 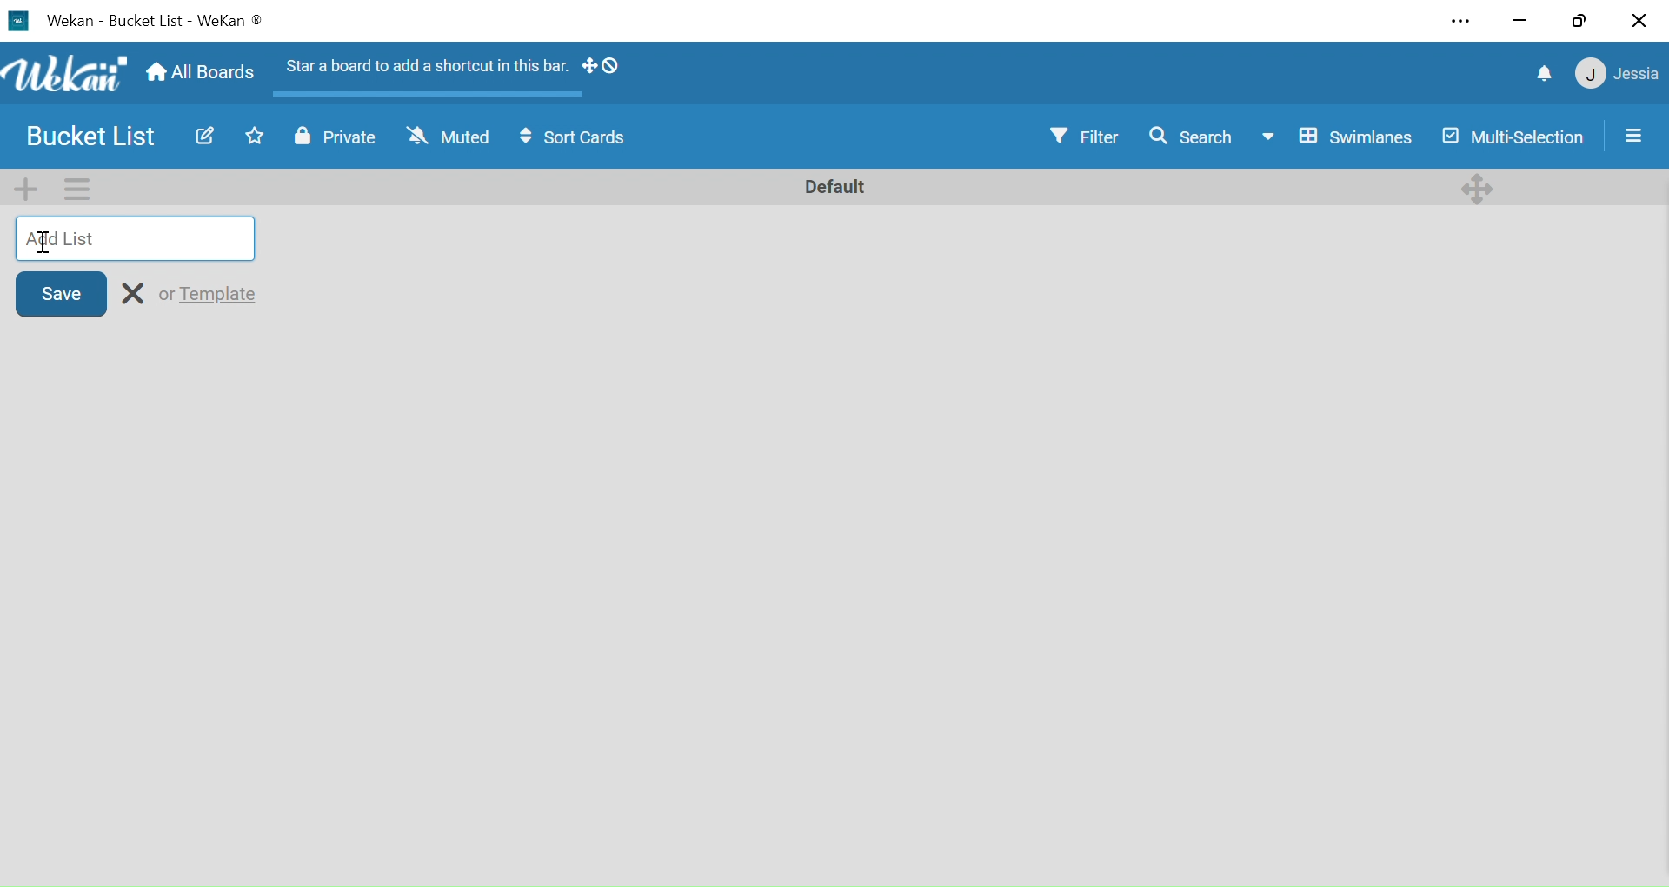 I want to click on (un)mute, so click(x=448, y=140).